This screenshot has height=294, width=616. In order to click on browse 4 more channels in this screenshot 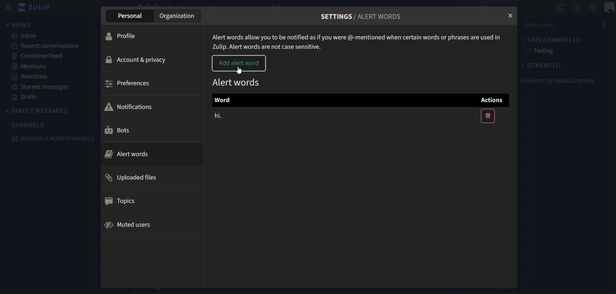, I will do `click(53, 138)`.